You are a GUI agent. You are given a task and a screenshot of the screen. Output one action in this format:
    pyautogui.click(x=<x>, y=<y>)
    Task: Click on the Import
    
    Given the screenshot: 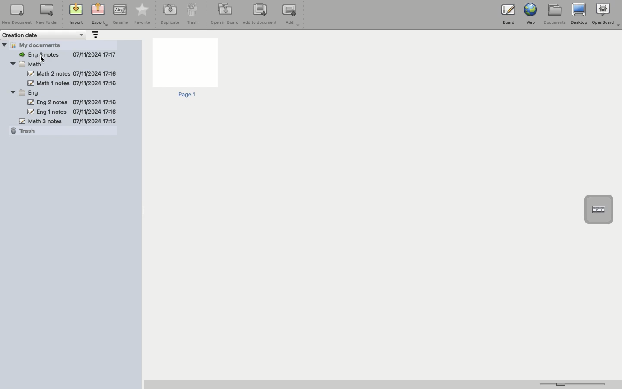 What is the action you would take?
    pyautogui.click(x=75, y=14)
    